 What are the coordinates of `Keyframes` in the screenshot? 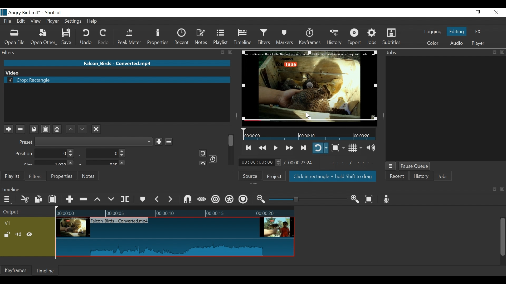 It's located at (309, 37).